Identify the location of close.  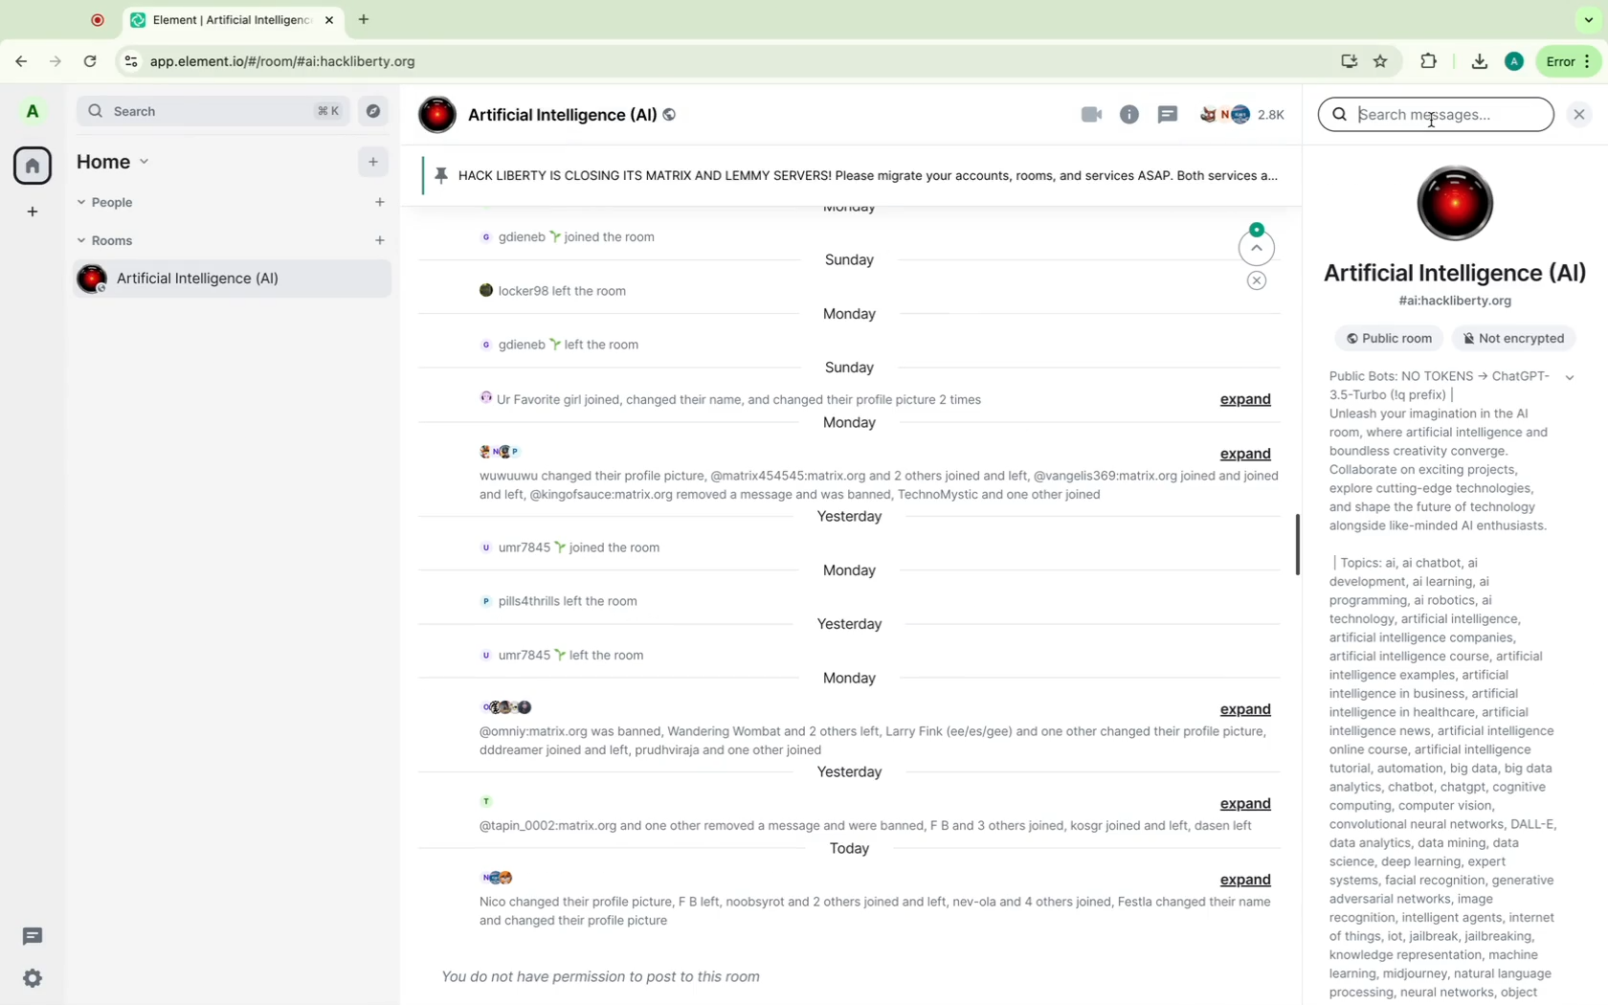
(1584, 113).